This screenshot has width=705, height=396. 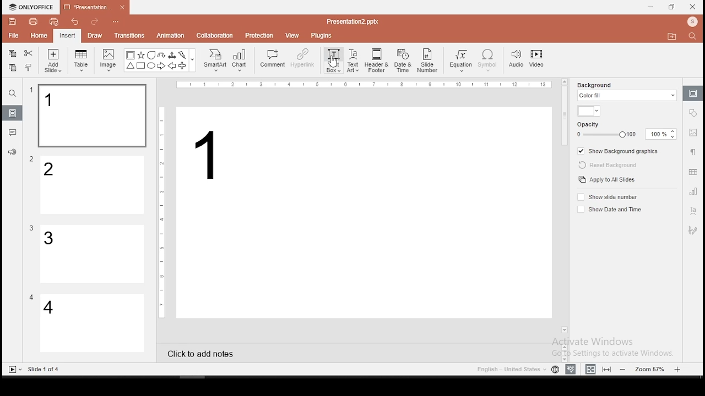 What do you see at coordinates (626, 90) in the screenshot?
I see `background fill` at bounding box center [626, 90].